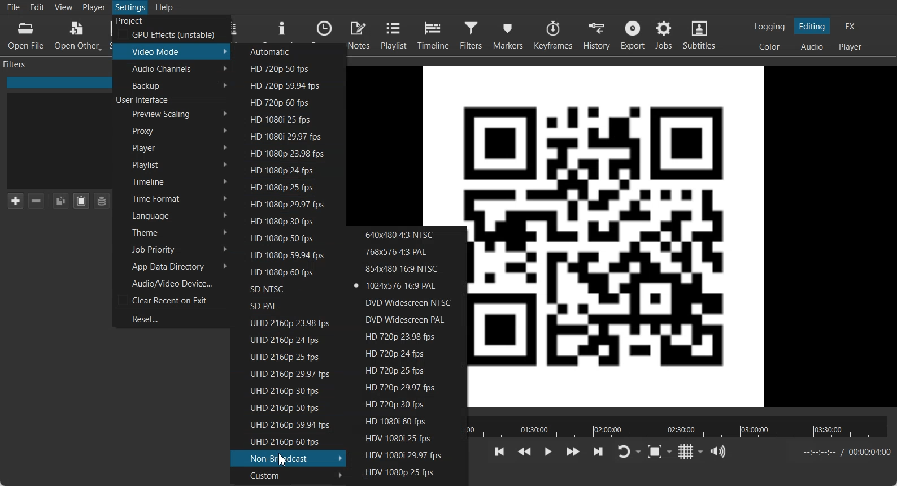 The height and width of the screenshot is (486, 897). I want to click on HD 1080p 59.94 fps, so click(283, 254).